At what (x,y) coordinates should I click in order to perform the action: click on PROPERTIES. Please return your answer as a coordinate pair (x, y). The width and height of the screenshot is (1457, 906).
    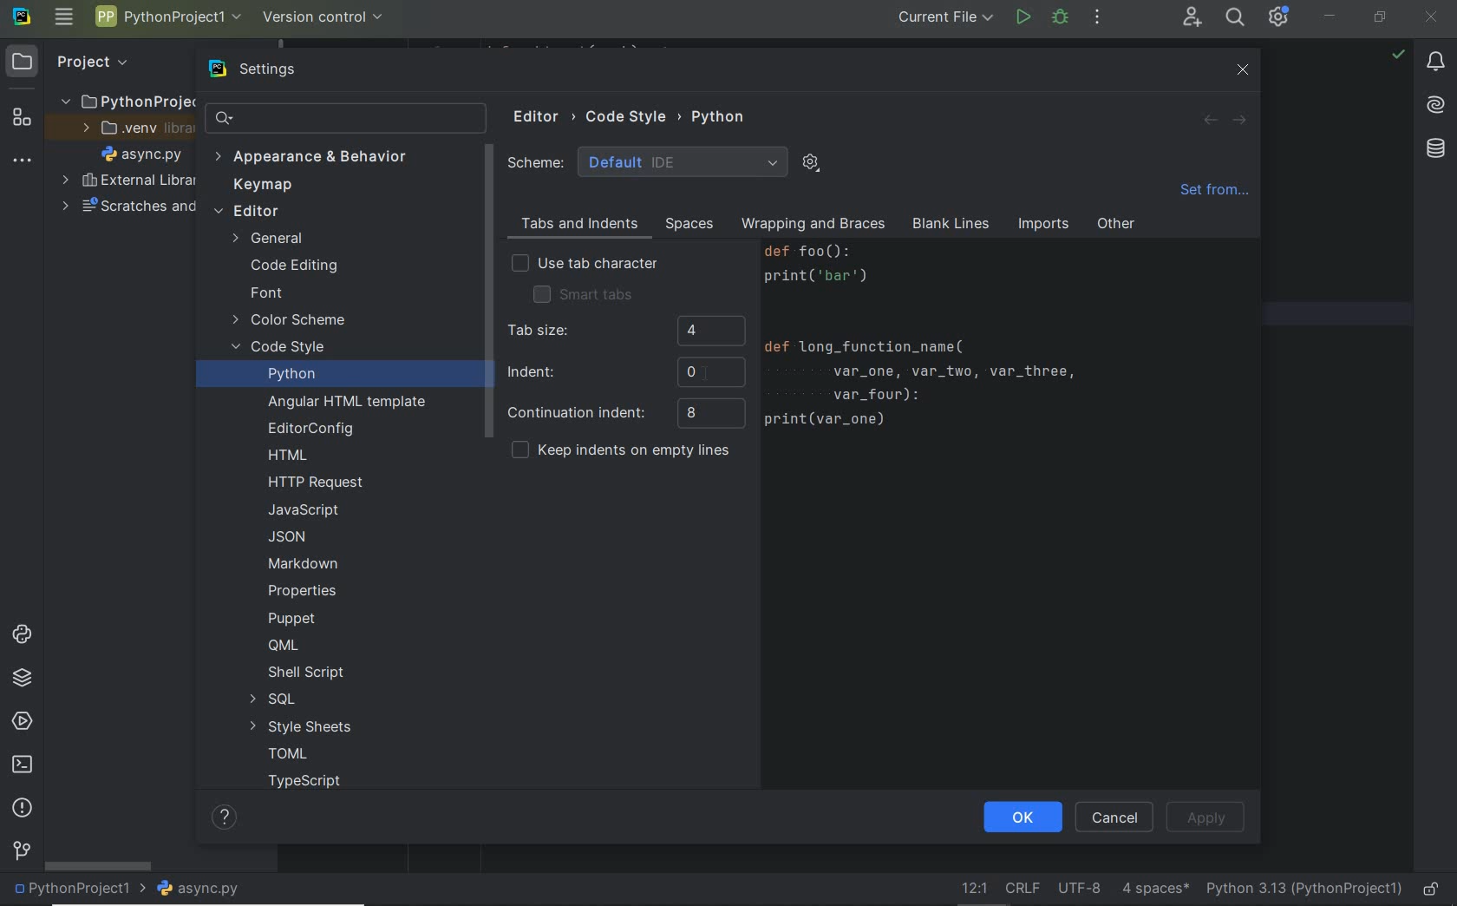
    Looking at the image, I should click on (304, 594).